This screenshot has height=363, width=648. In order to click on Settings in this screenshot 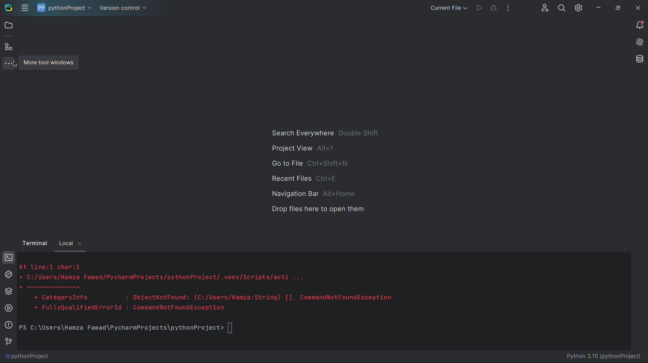, I will do `click(579, 8)`.